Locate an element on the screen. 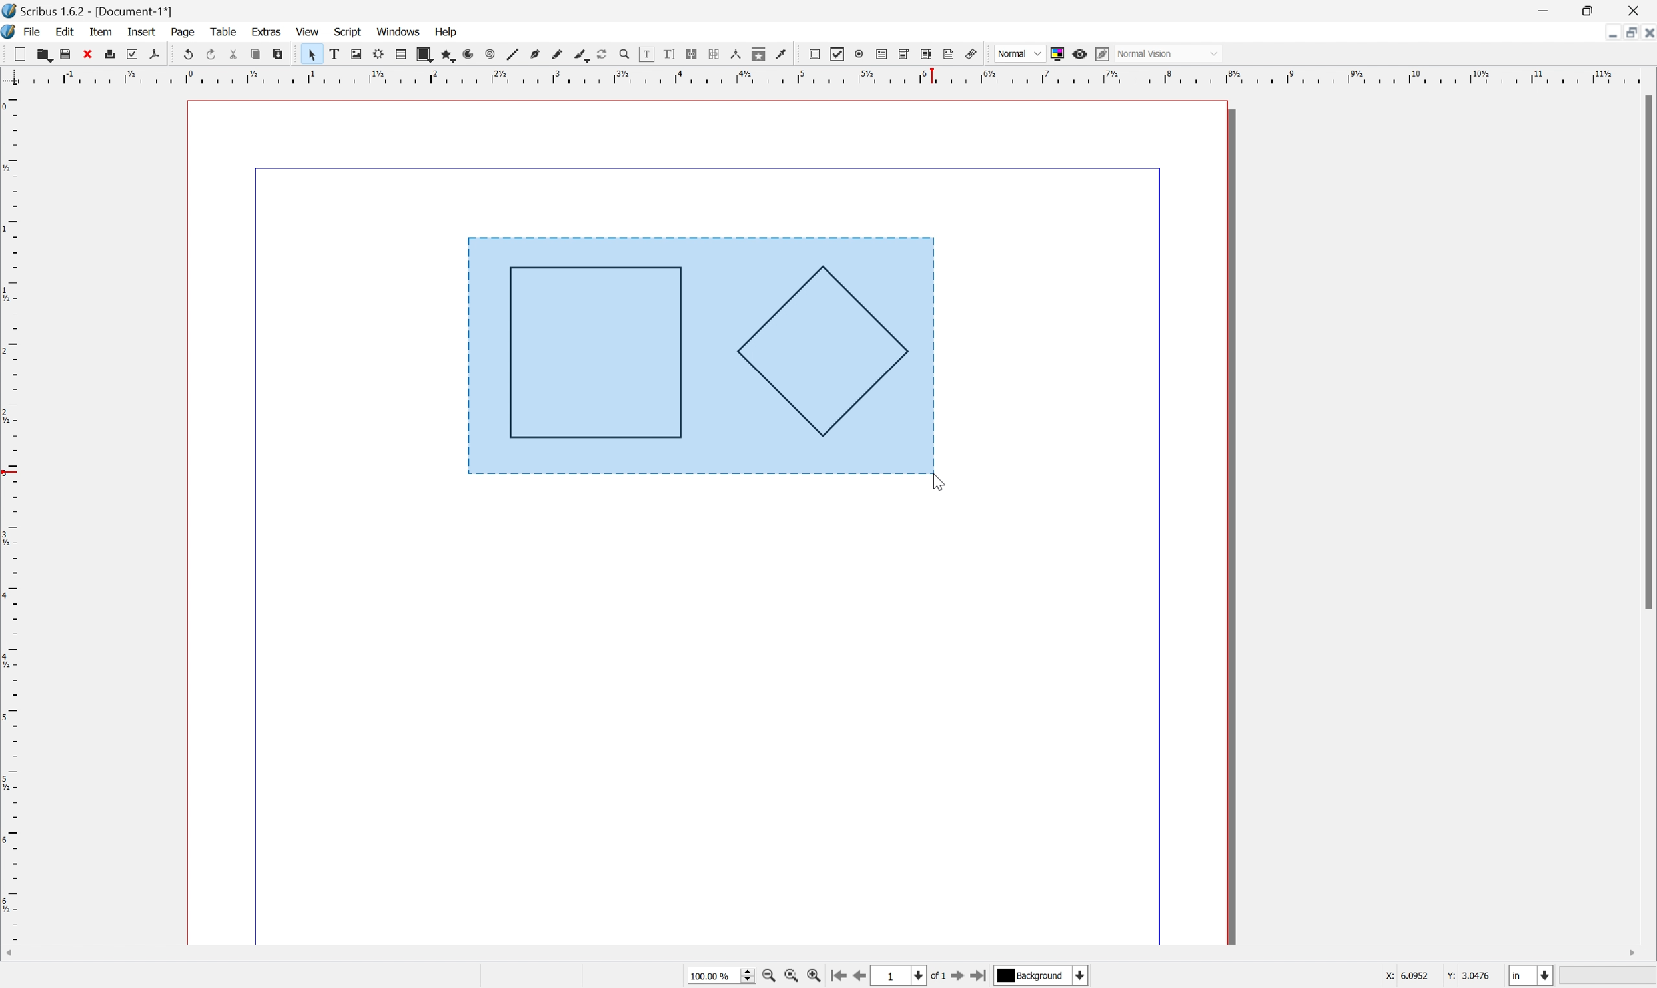 This screenshot has width=1657, height=988. pdf combo box is located at coordinates (903, 55).